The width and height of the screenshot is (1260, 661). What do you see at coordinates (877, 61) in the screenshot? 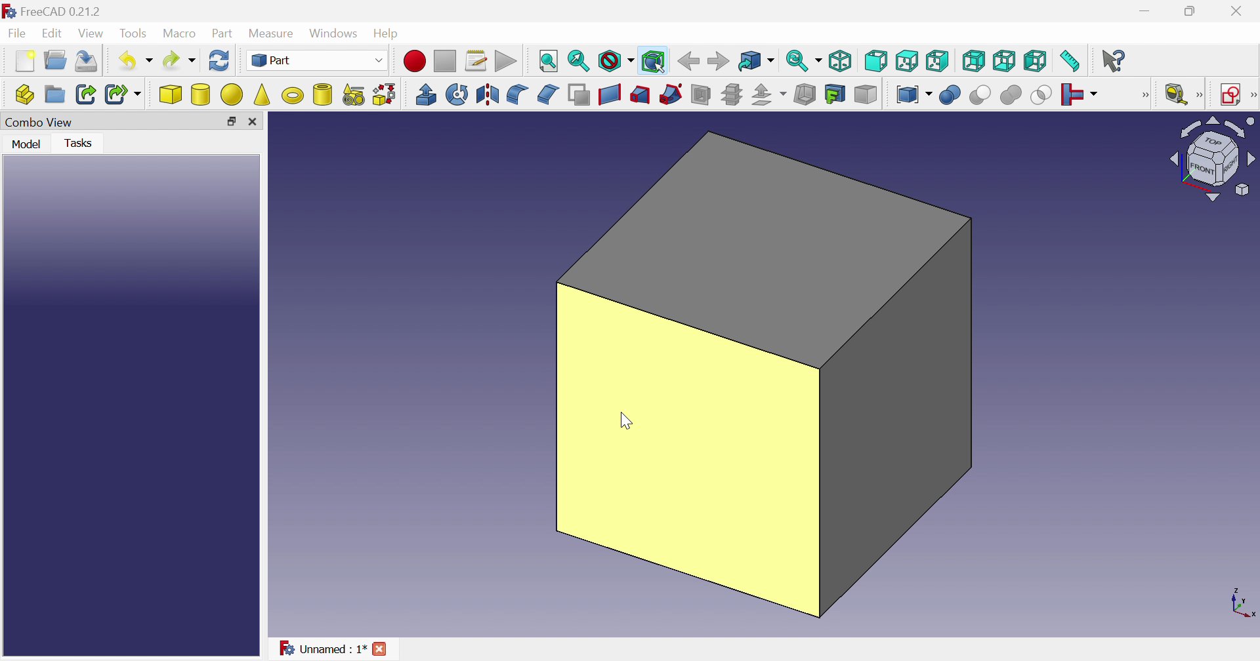
I see `Front` at bounding box center [877, 61].